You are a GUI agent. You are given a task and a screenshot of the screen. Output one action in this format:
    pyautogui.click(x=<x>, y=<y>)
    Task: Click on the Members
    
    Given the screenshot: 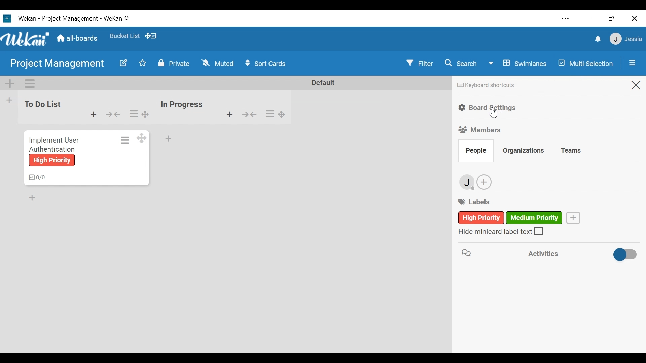 What is the action you would take?
    pyautogui.click(x=481, y=129)
    